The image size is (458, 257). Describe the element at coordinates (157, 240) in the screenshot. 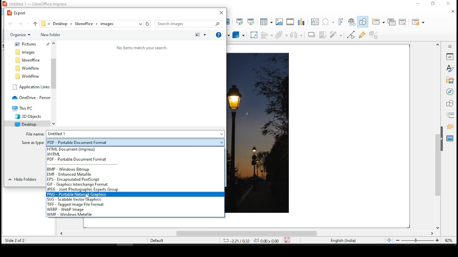

I see `Default` at that location.